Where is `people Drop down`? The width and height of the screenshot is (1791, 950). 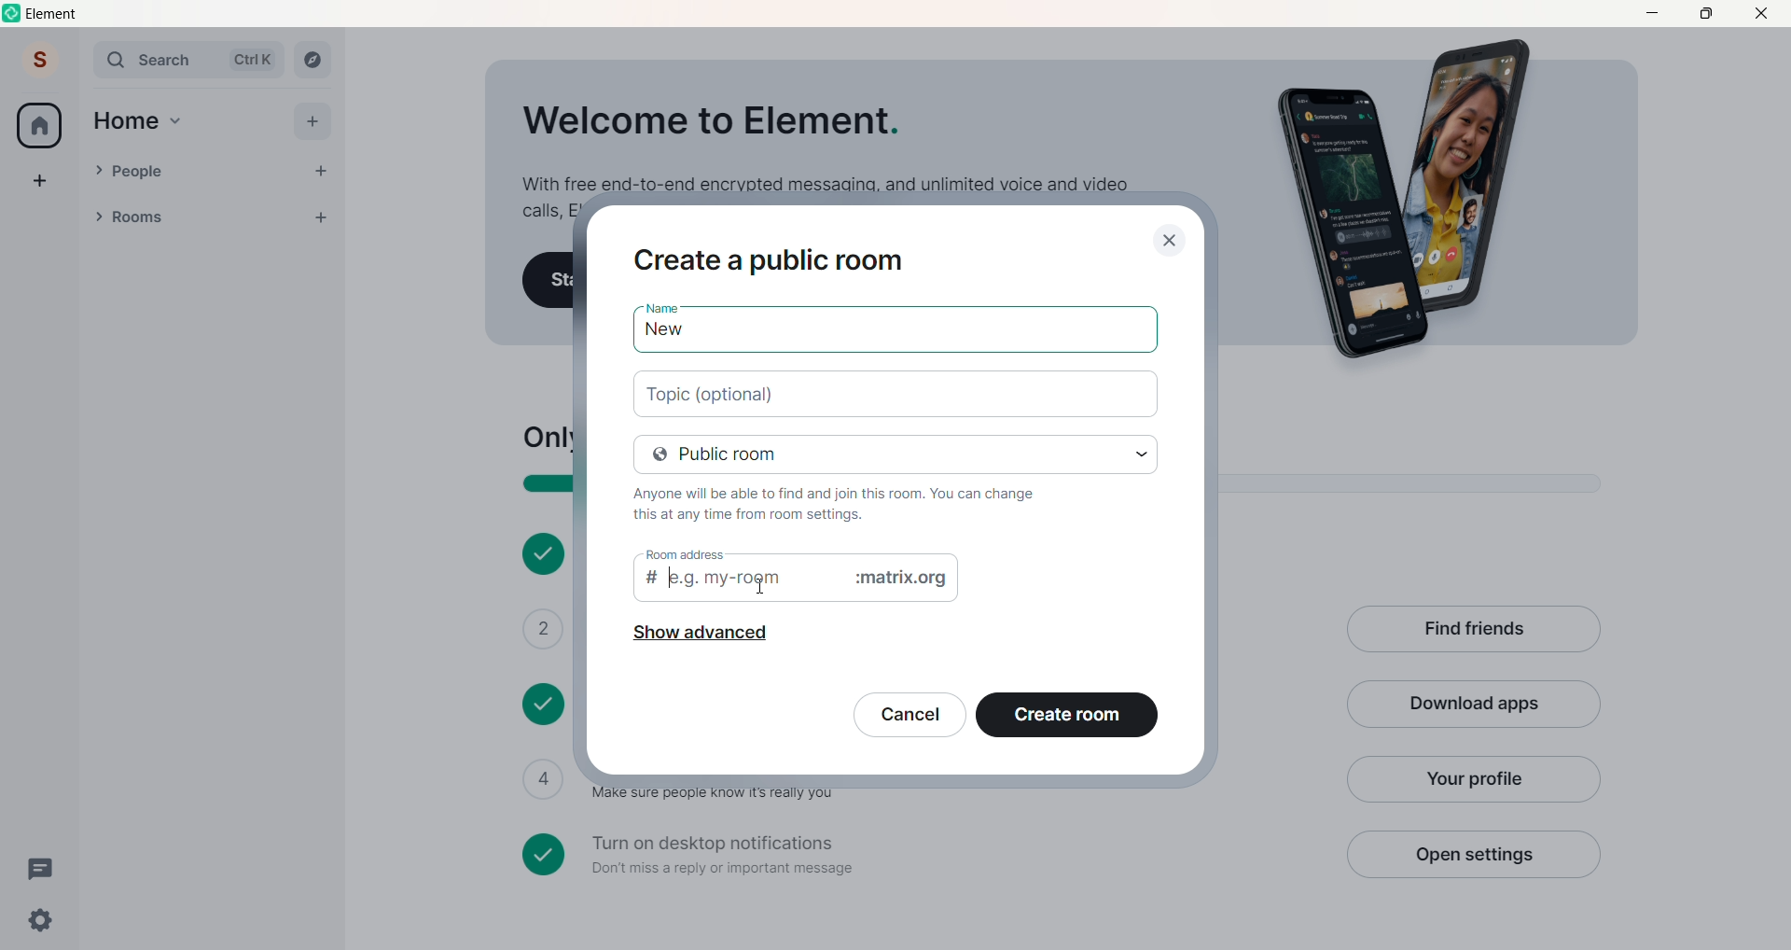
people Drop down is located at coordinates (98, 170).